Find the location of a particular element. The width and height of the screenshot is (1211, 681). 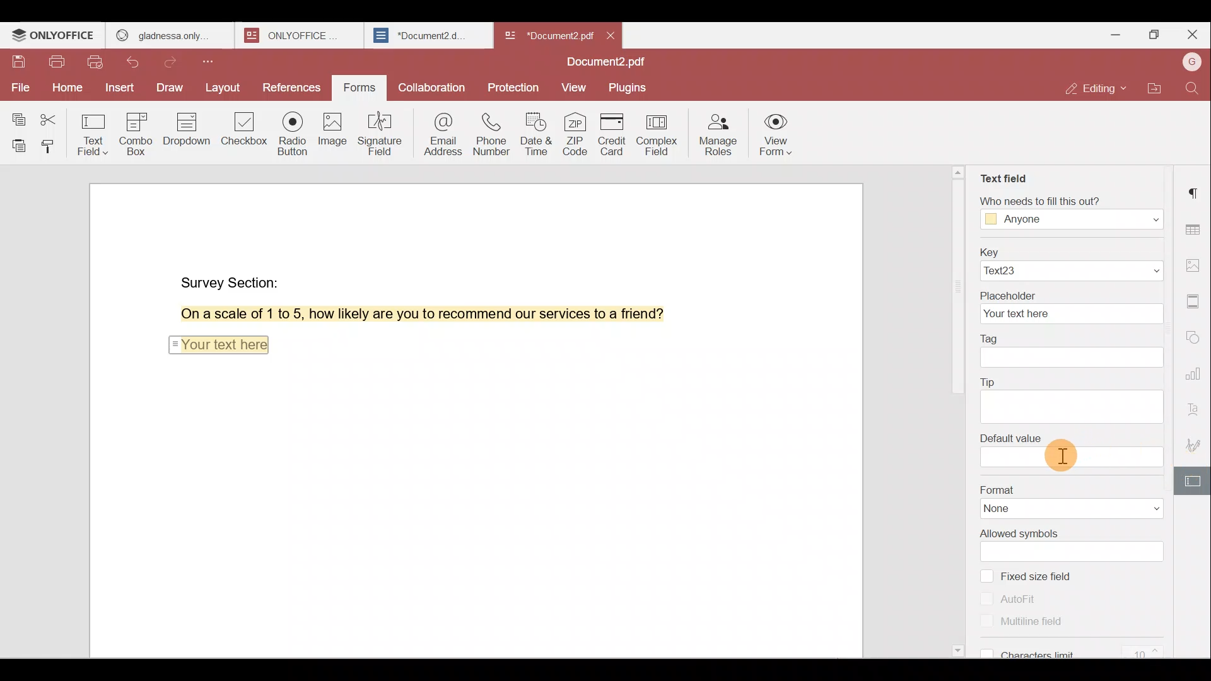

Complex field is located at coordinates (660, 136).